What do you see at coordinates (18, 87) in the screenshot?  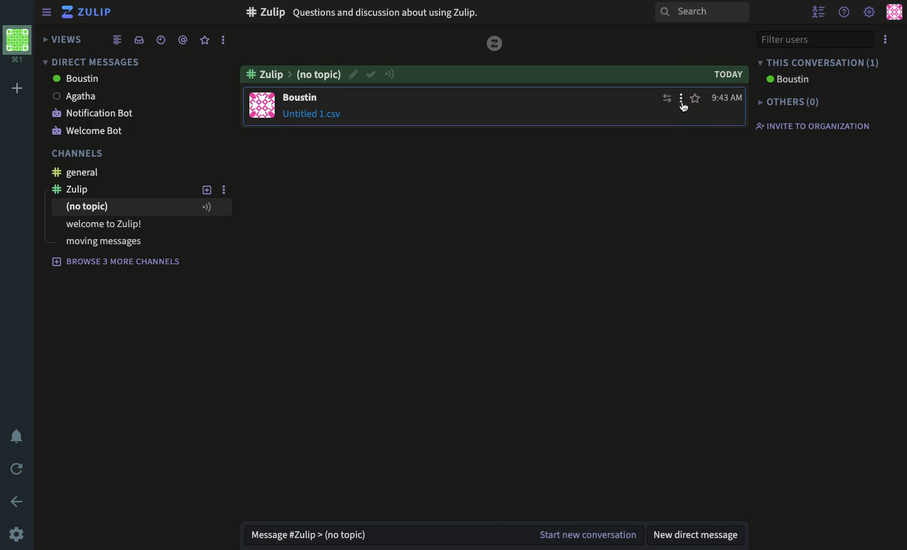 I see `add workspace` at bounding box center [18, 87].